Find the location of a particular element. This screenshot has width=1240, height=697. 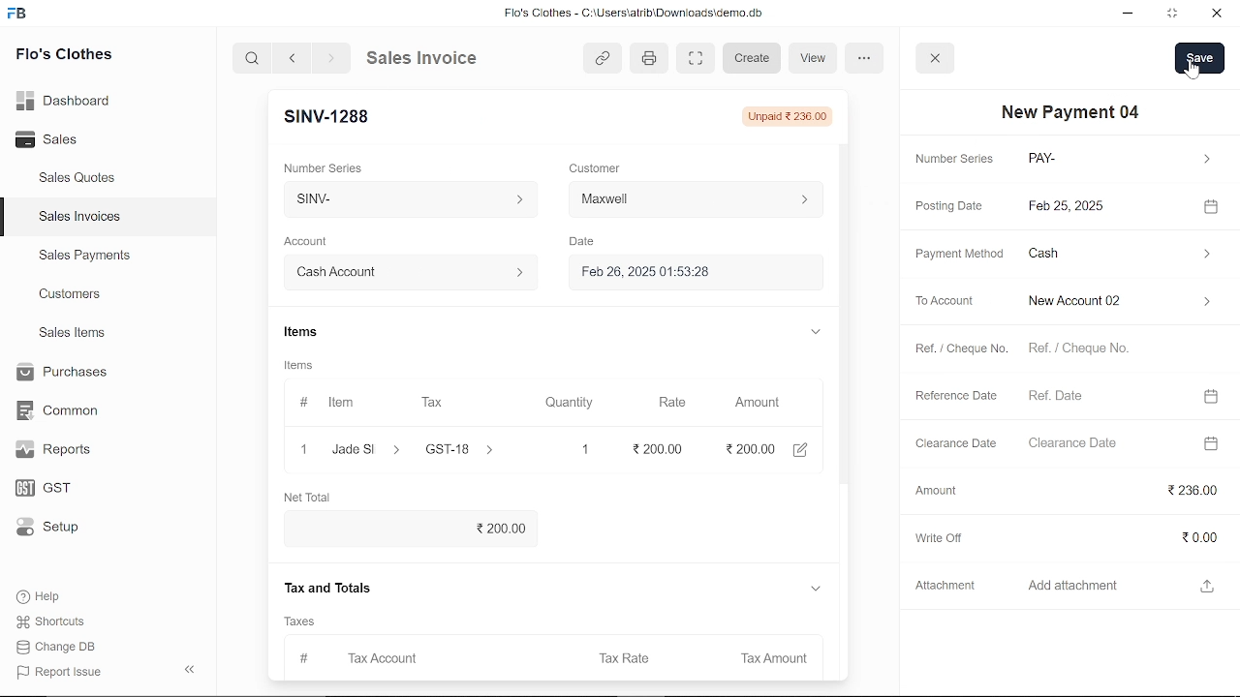

To Account is located at coordinates (948, 301).